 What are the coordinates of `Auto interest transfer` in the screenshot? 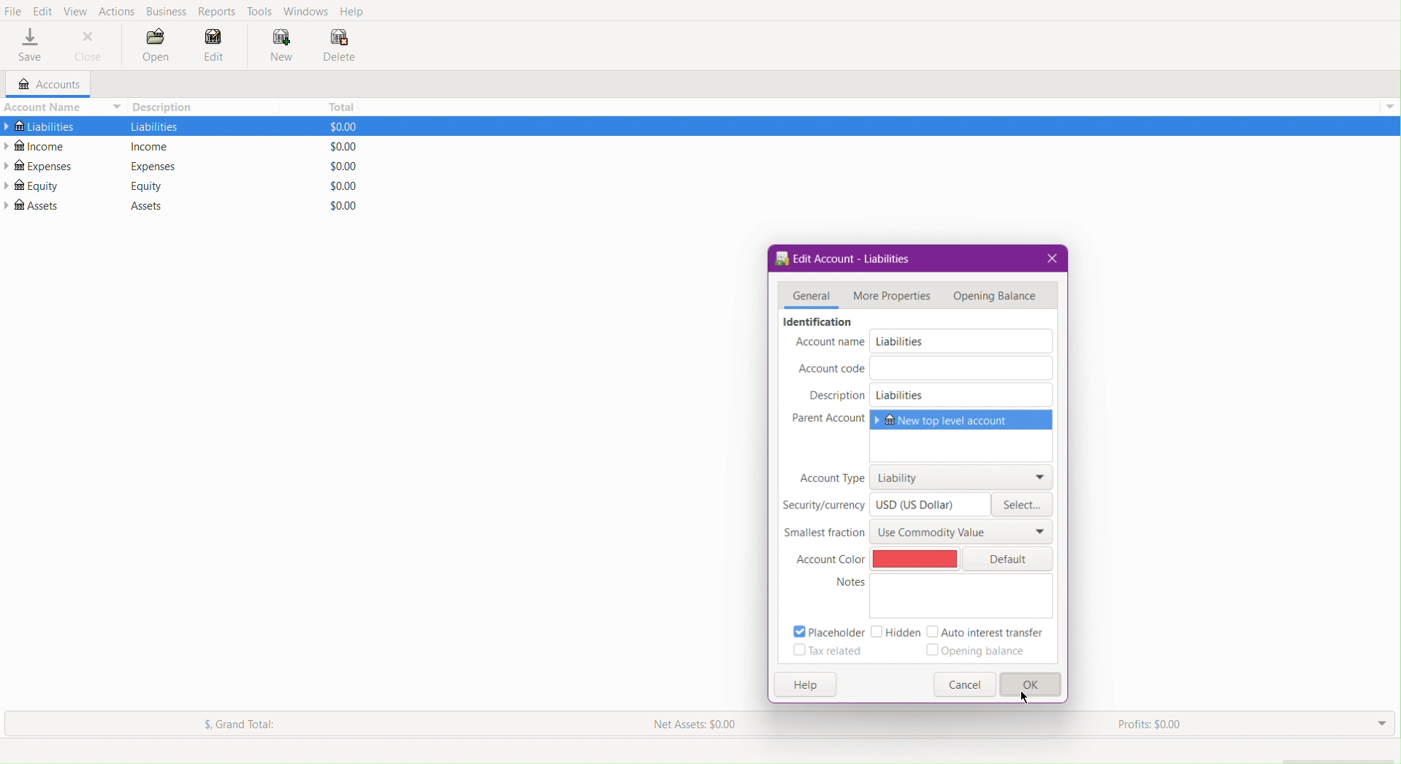 It's located at (987, 634).